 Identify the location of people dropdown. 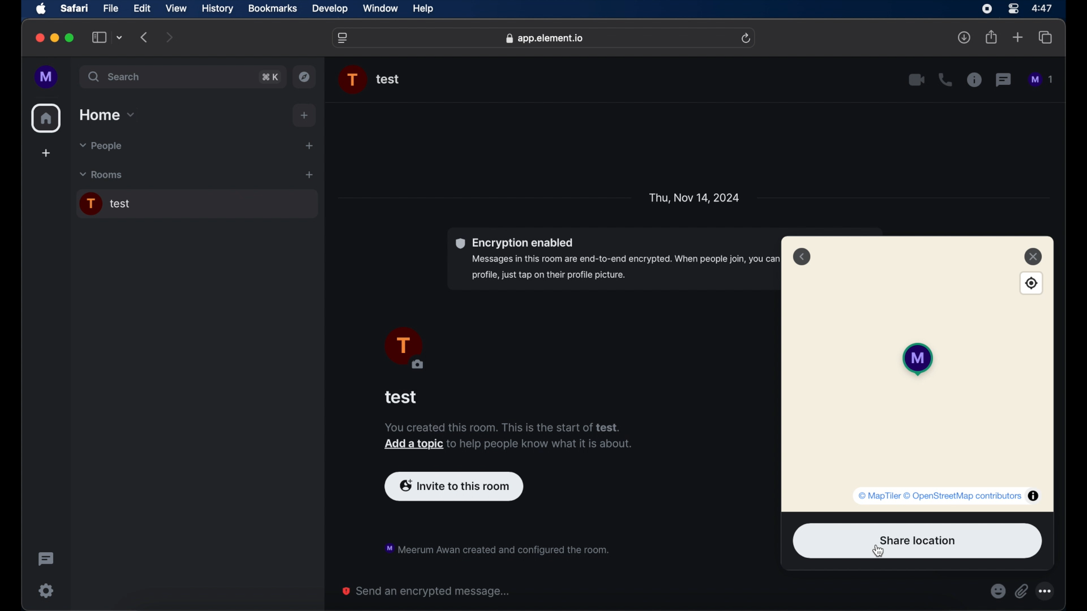
(100, 147).